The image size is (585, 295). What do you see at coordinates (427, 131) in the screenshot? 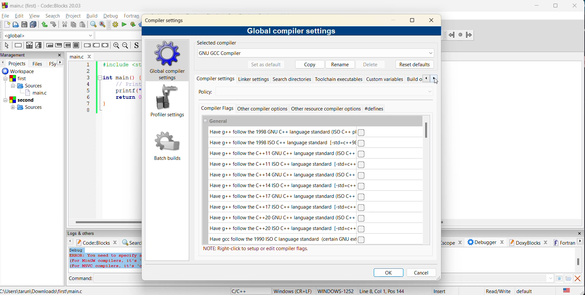
I see `vertical scroll bar` at bounding box center [427, 131].